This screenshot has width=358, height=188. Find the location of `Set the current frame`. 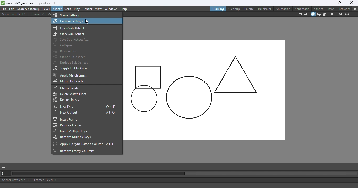

Set the current frame is located at coordinates (6, 173).